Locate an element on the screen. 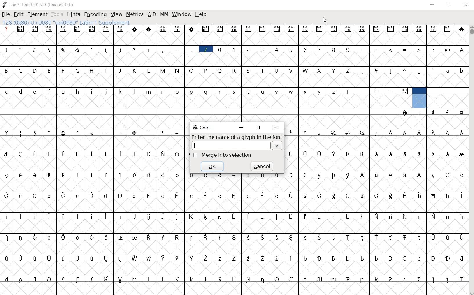 Image resolution: width=474 pixels, height=295 pixels. Symbol is located at coordinates (448, 112).